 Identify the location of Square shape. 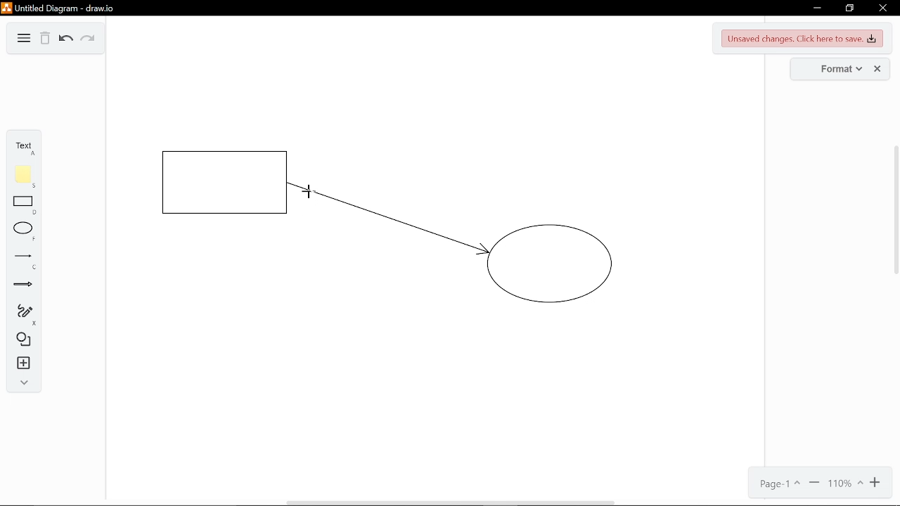
(224, 181).